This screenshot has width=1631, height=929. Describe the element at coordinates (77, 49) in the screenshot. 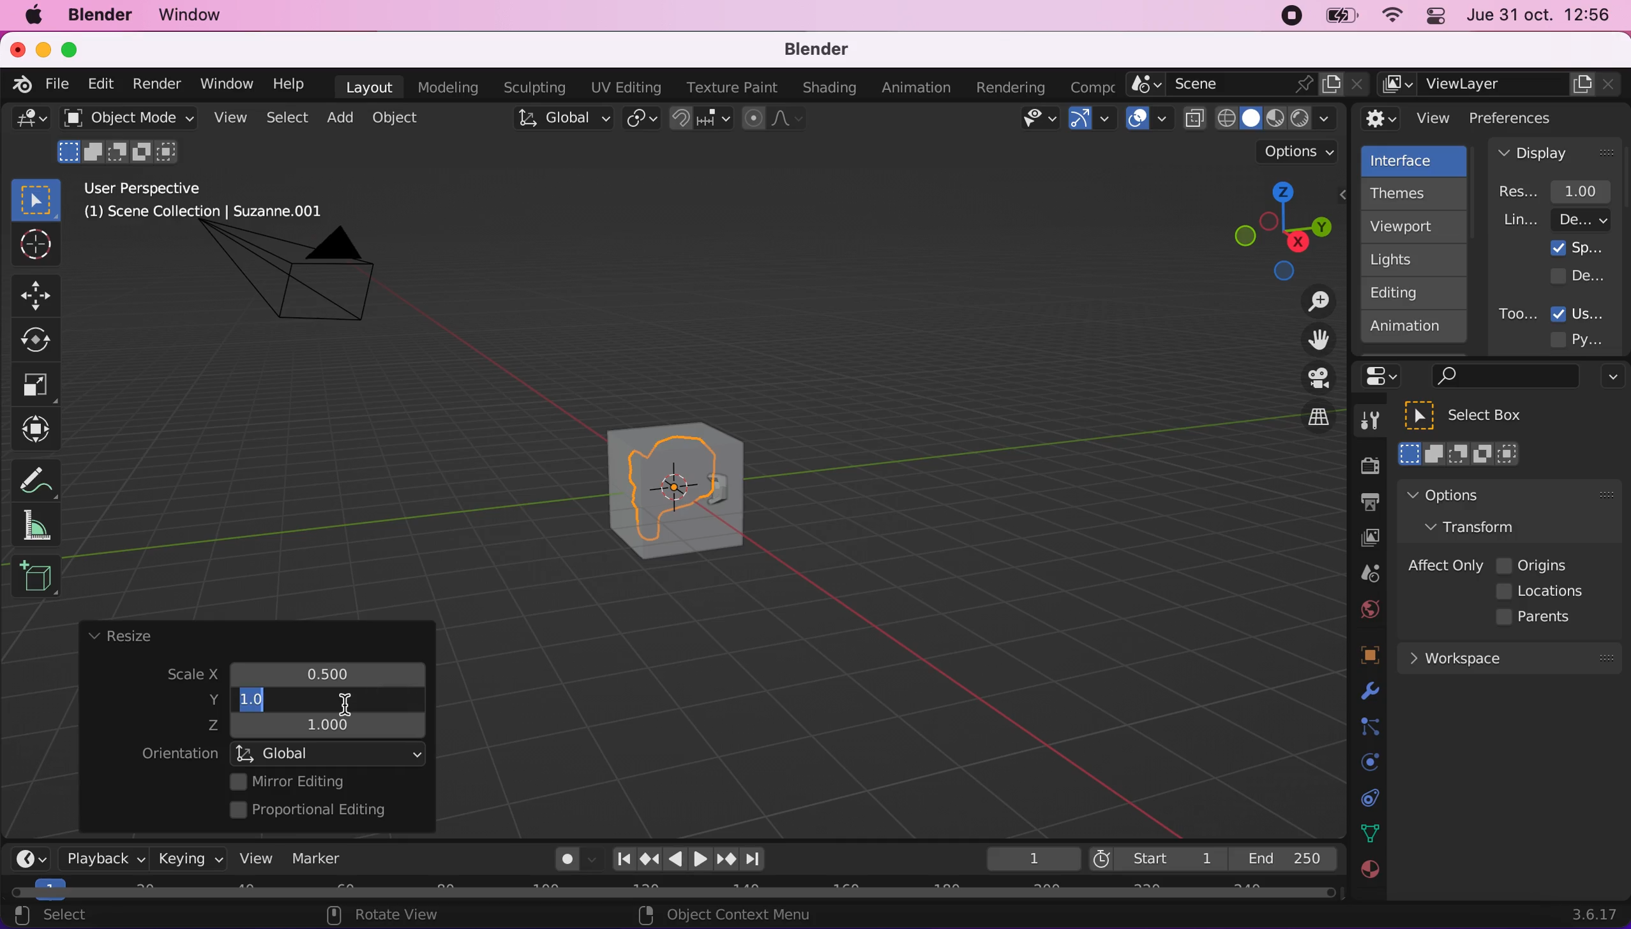

I see `maximize` at that location.